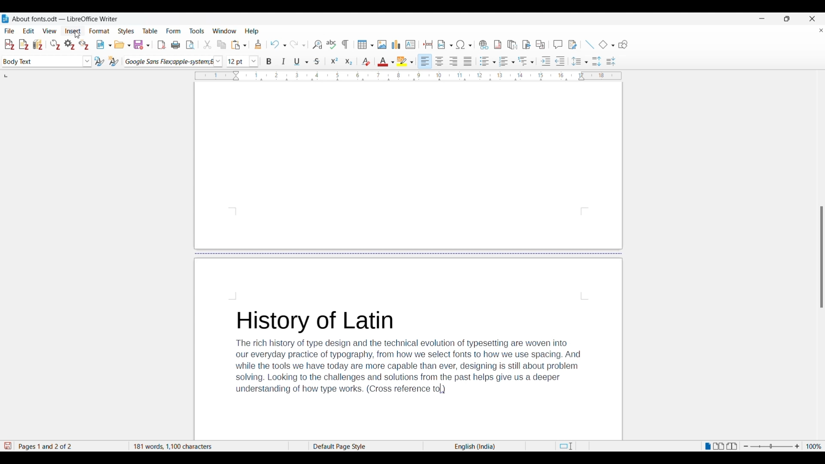 Image resolution: width=825 pixels, height=464 pixels. Describe the element at coordinates (238, 61) in the screenshot. I see `Input font` at that location.